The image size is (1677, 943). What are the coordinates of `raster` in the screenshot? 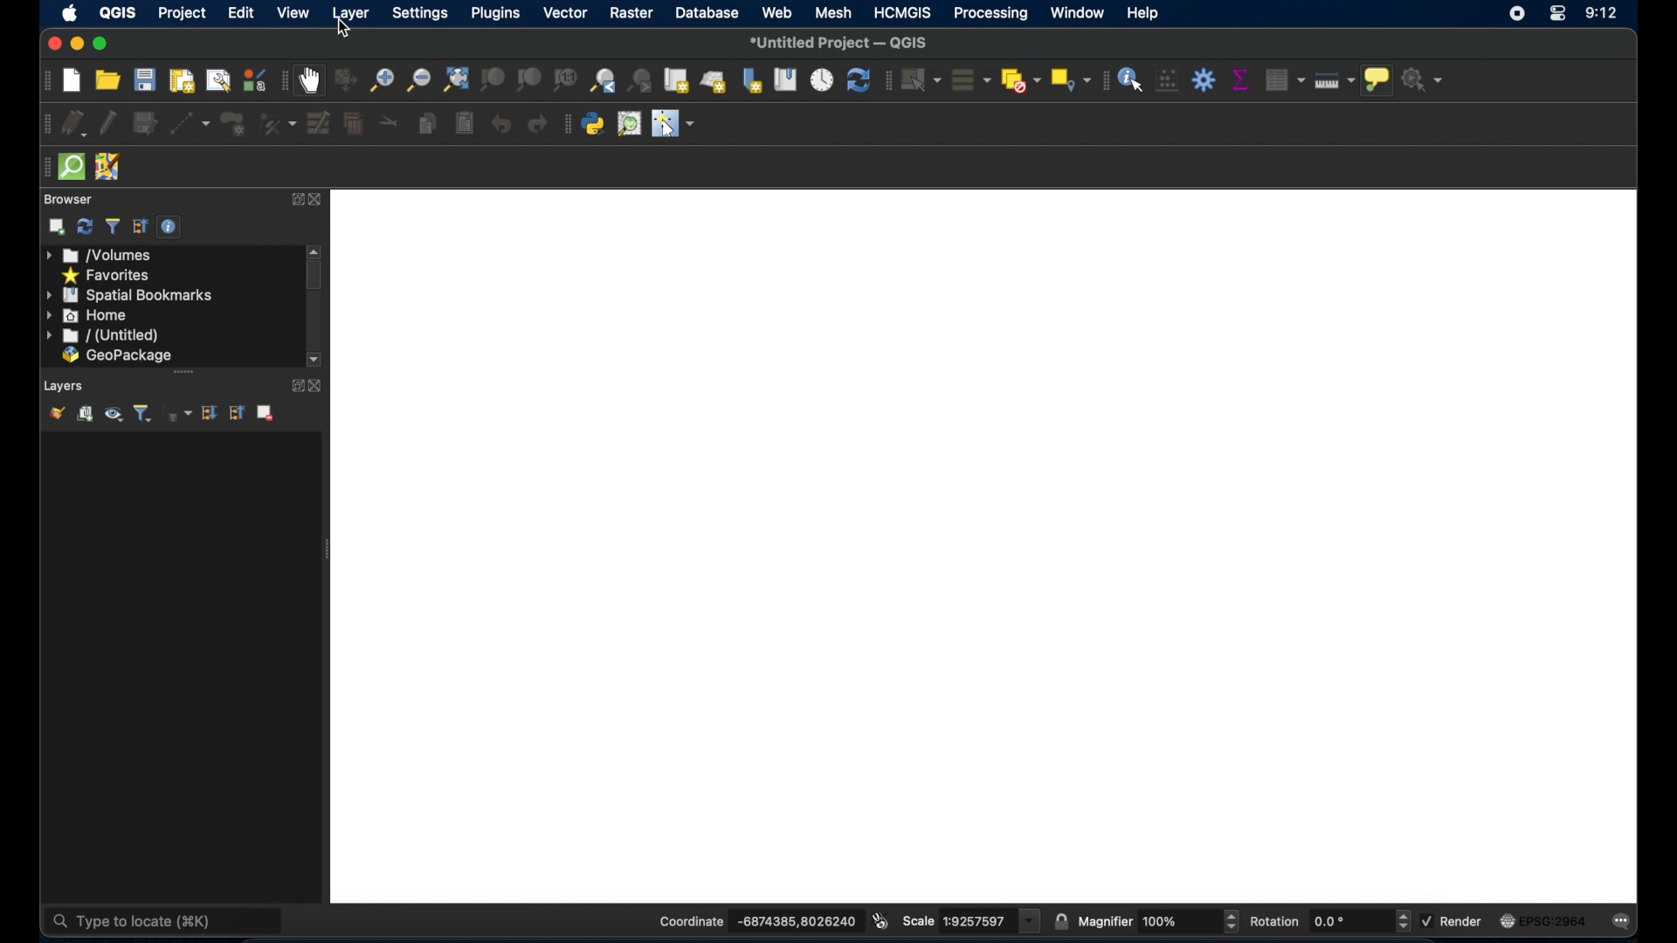 It's located at (628, 14).